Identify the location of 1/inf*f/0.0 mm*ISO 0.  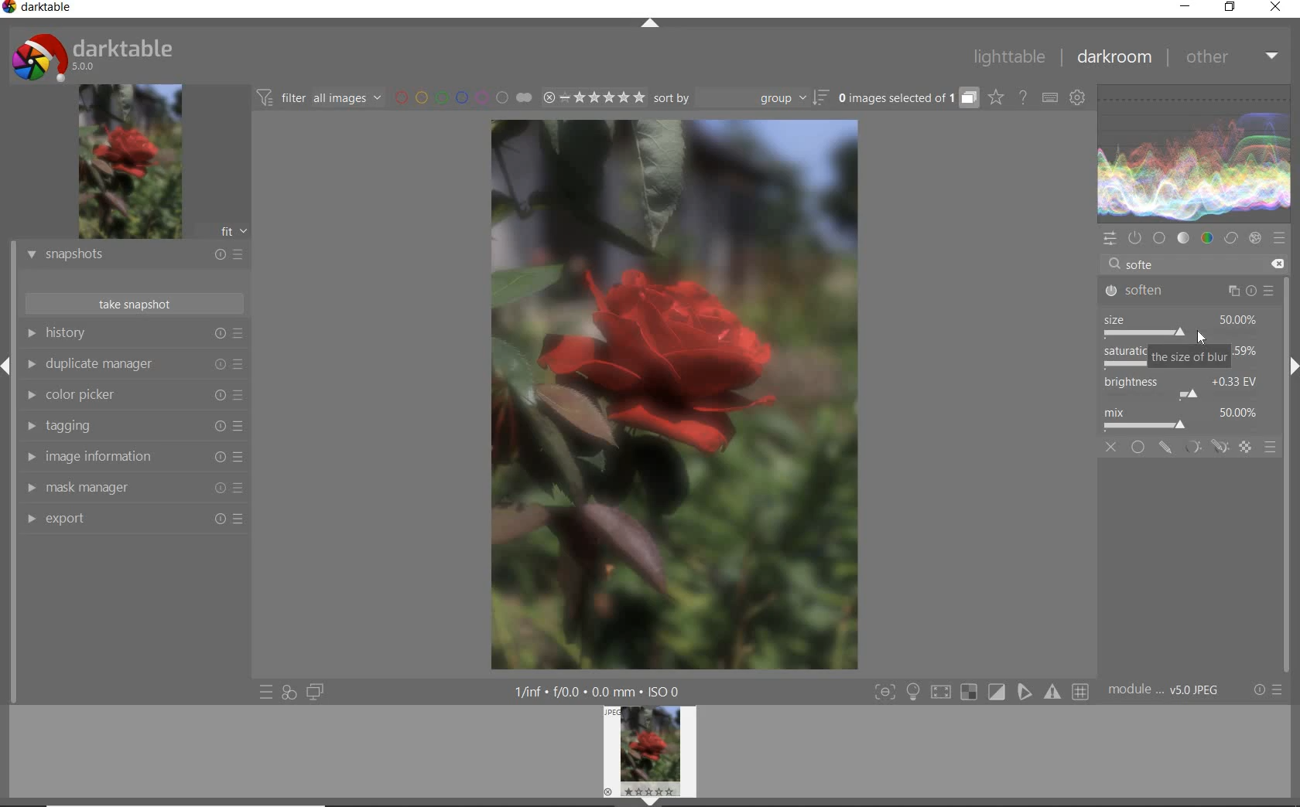
(603, 691).